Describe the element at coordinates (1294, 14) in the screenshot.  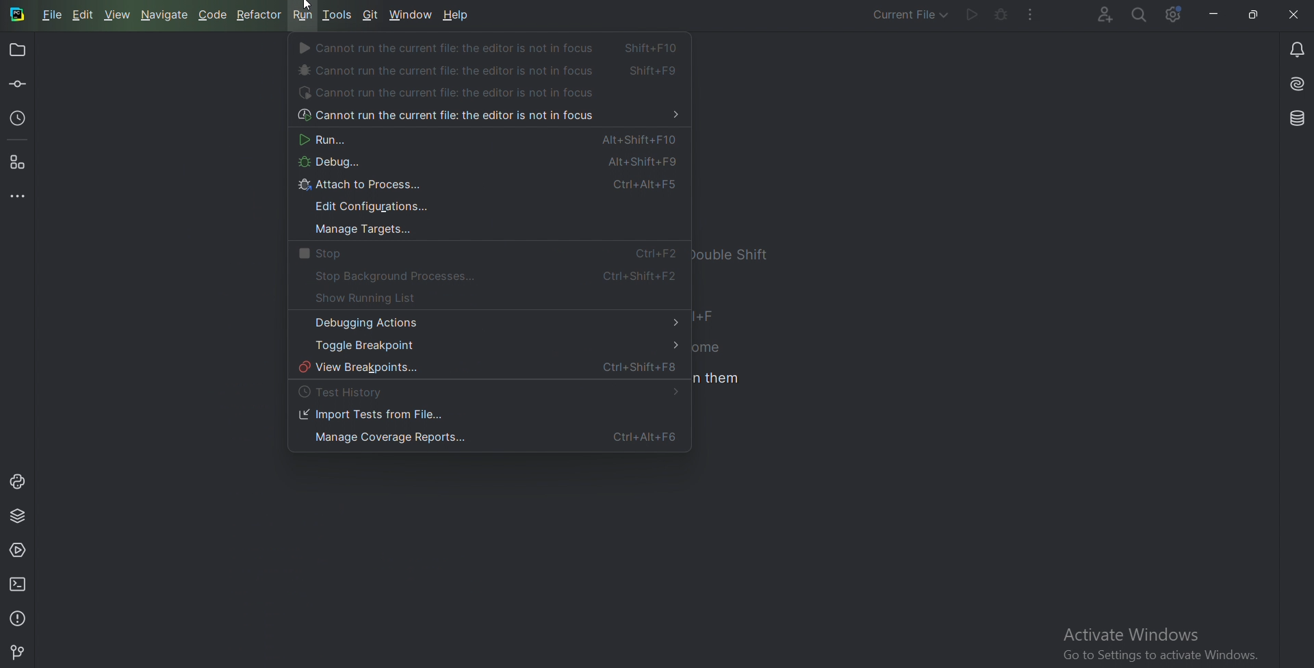
I see `Cross` at that location.